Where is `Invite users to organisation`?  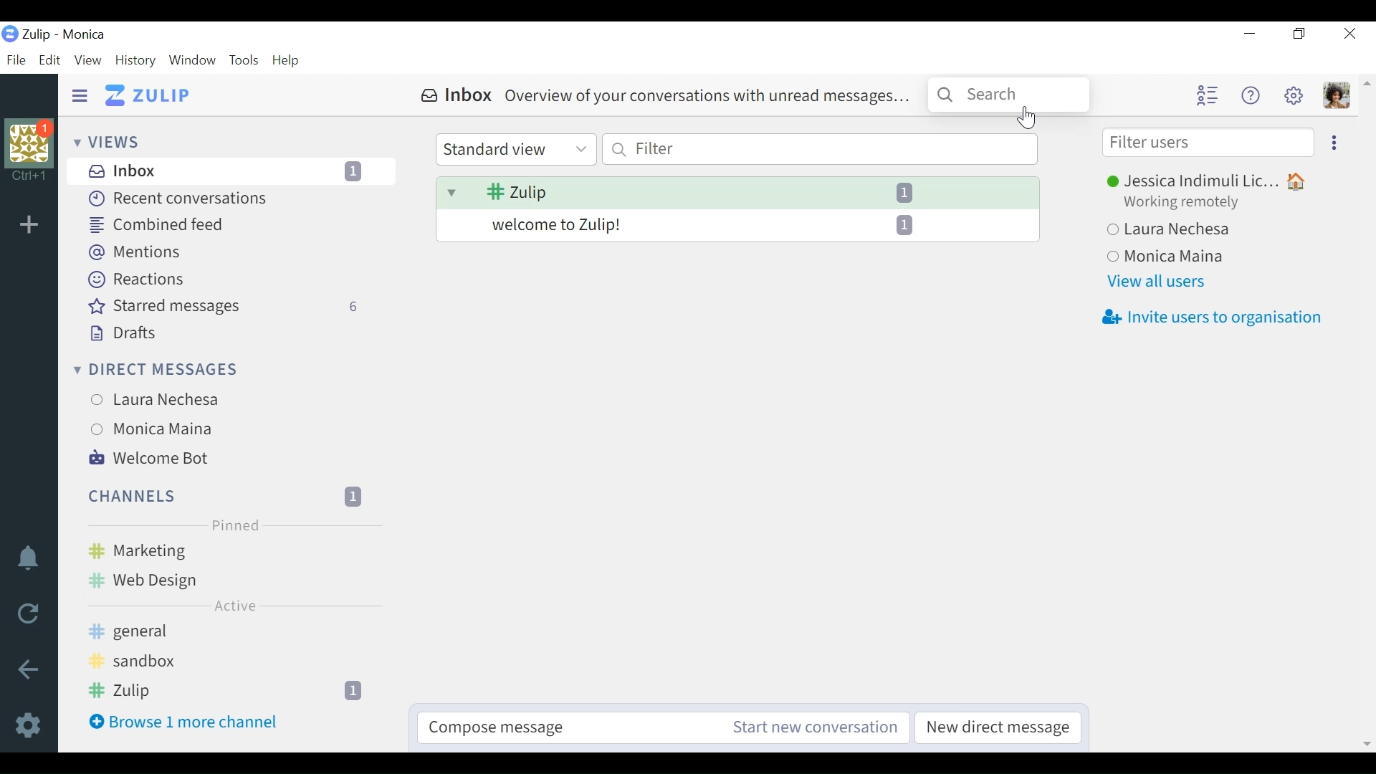 Invite users to organisation is located at coordinates (1208, 316).